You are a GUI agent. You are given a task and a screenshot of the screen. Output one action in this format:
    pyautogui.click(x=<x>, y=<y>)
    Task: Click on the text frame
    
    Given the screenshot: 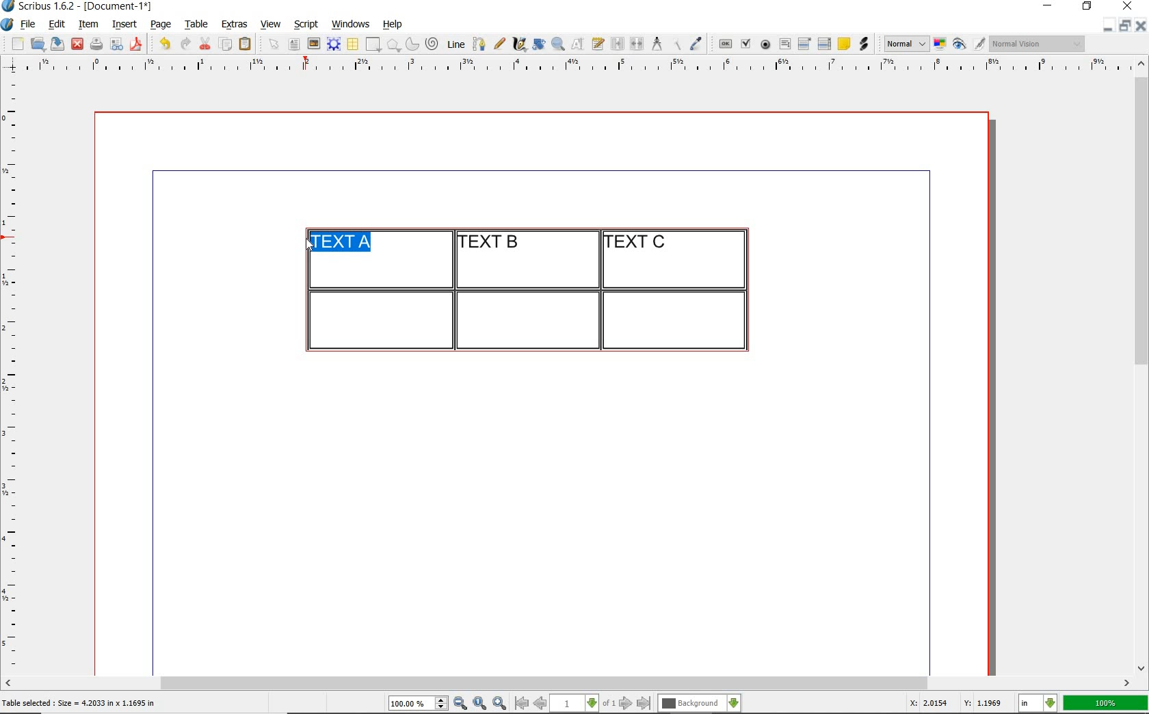 What is the action you would take?
    pyautogui.click(x=293, y=45)
    